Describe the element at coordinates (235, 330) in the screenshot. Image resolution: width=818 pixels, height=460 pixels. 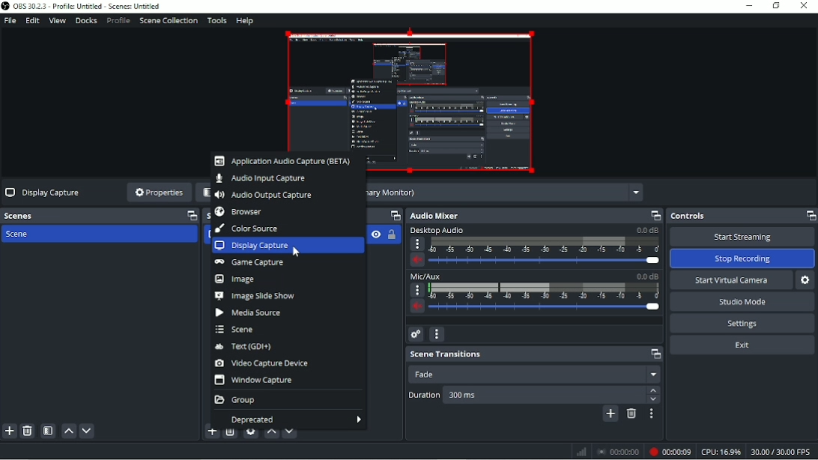
I see `Scene` at that location.